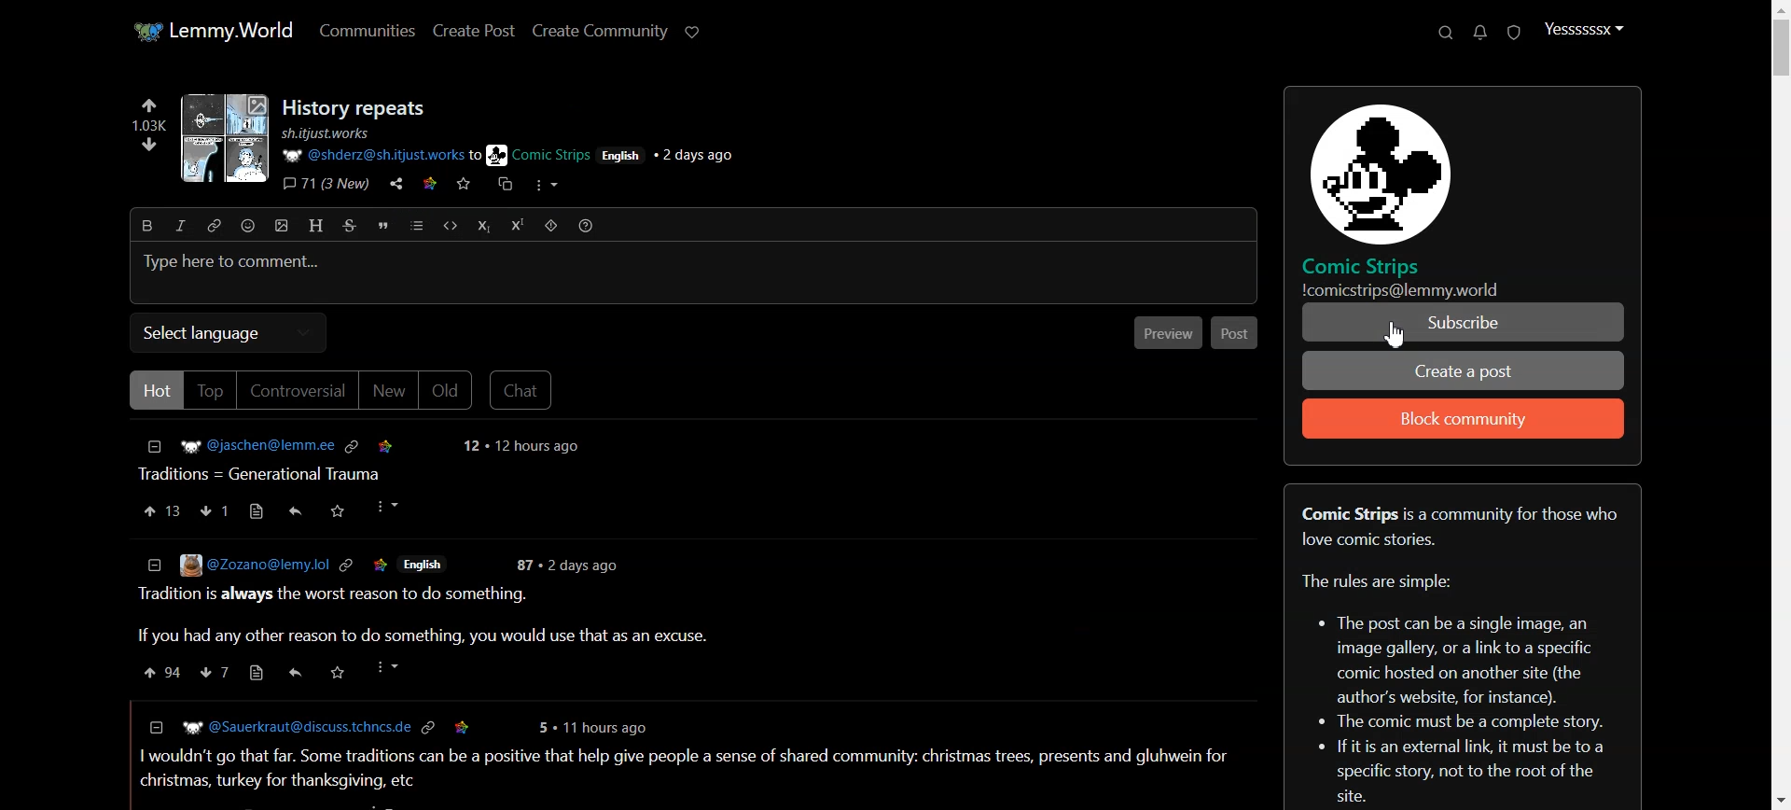 This screenshot has width=1791, height=810. I want to click on New, so click(388, 392).